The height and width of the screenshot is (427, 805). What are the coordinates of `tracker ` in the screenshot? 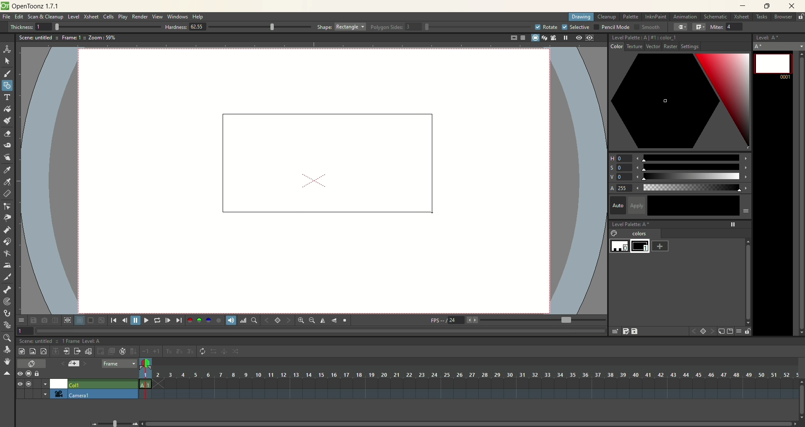 It's located at (7, 302).